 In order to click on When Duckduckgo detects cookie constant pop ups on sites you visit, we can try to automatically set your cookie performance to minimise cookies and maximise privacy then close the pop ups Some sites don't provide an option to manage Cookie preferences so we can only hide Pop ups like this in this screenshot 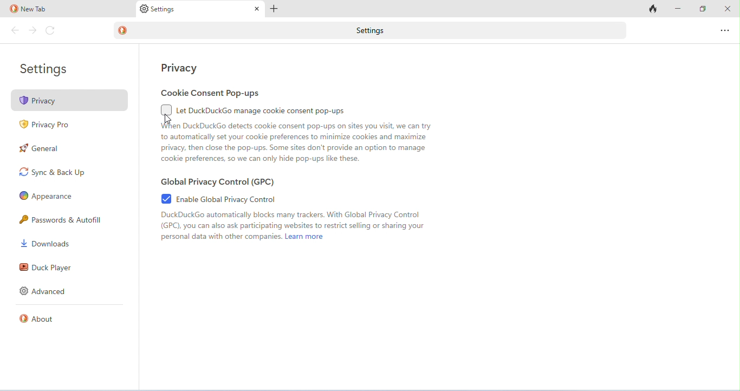, I will do `click(296, 144)`.